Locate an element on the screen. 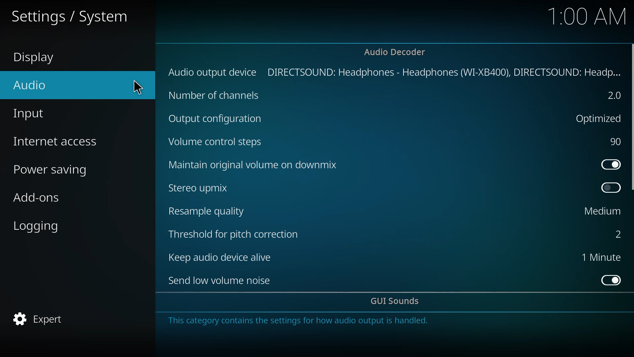 Image resolution: width=634 pixels, height=357 pixels. access is located at coordinates (62, 141).